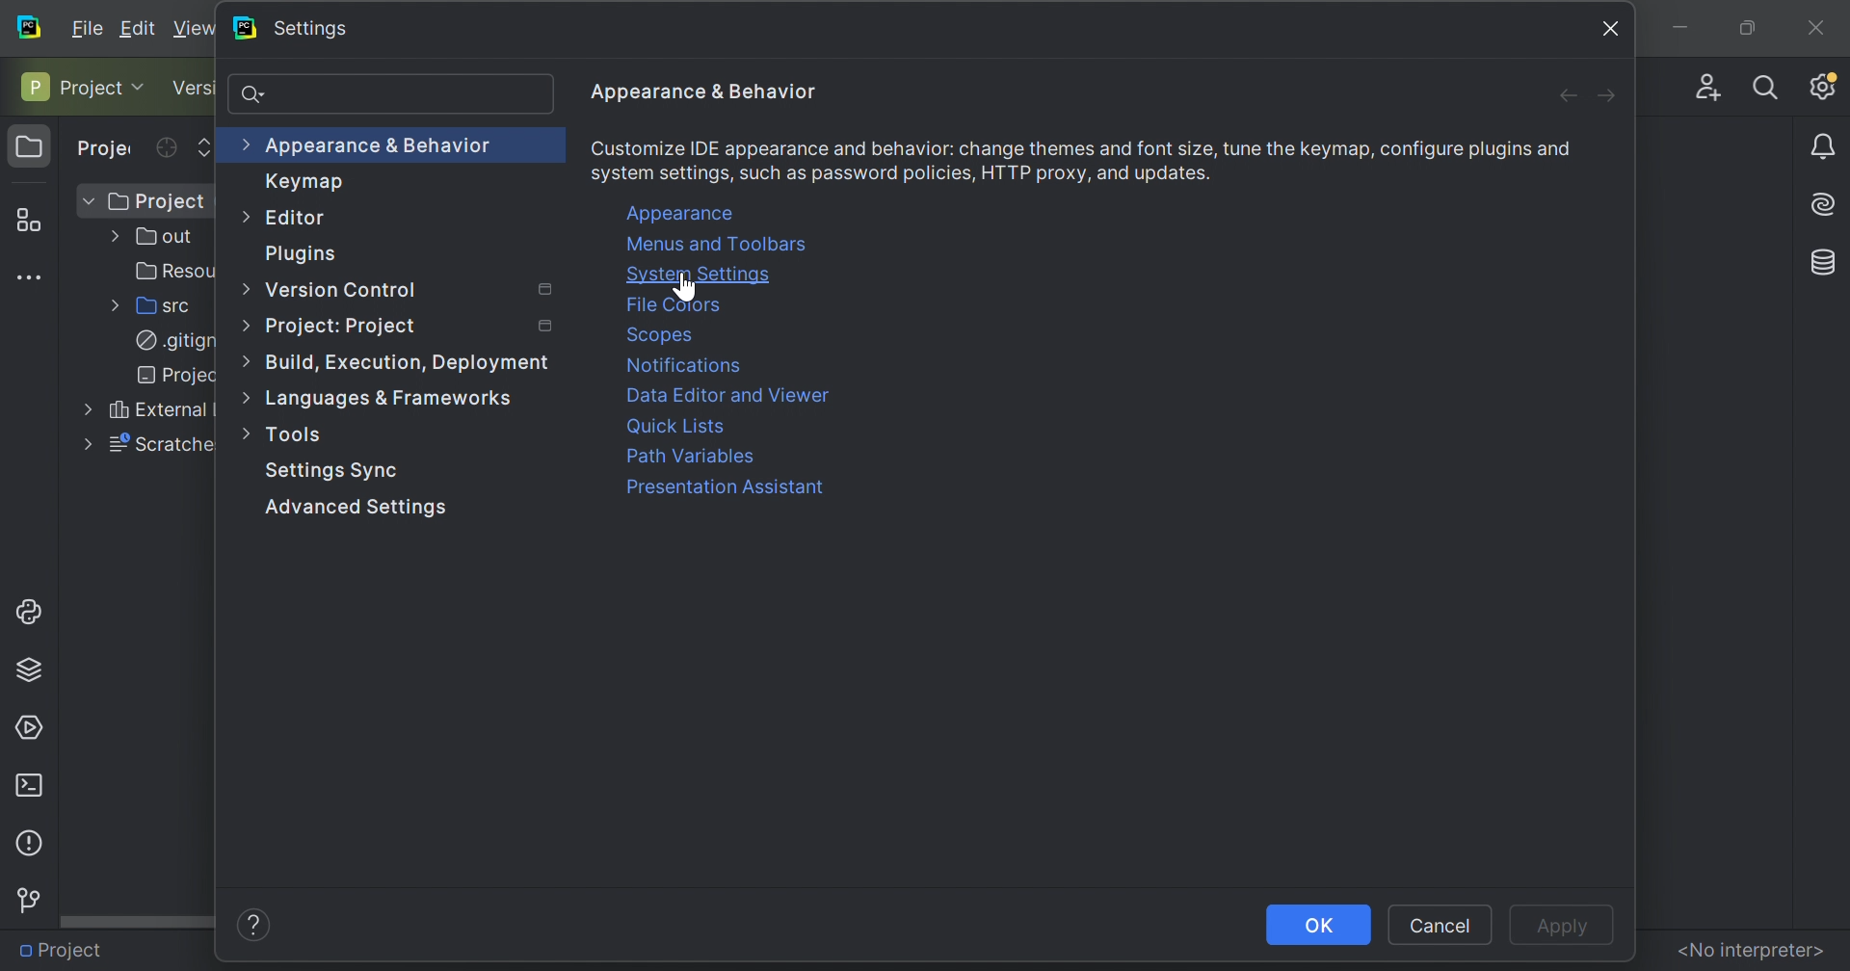 This screenshot has height=971, width=1850. Describe the element at coordinates (1826, 148) in the screenshot. I see `Notifications` at that location.